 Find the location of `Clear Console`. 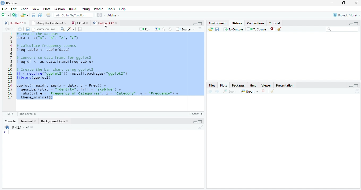

Clear Console is located at coordinates (273, 91).